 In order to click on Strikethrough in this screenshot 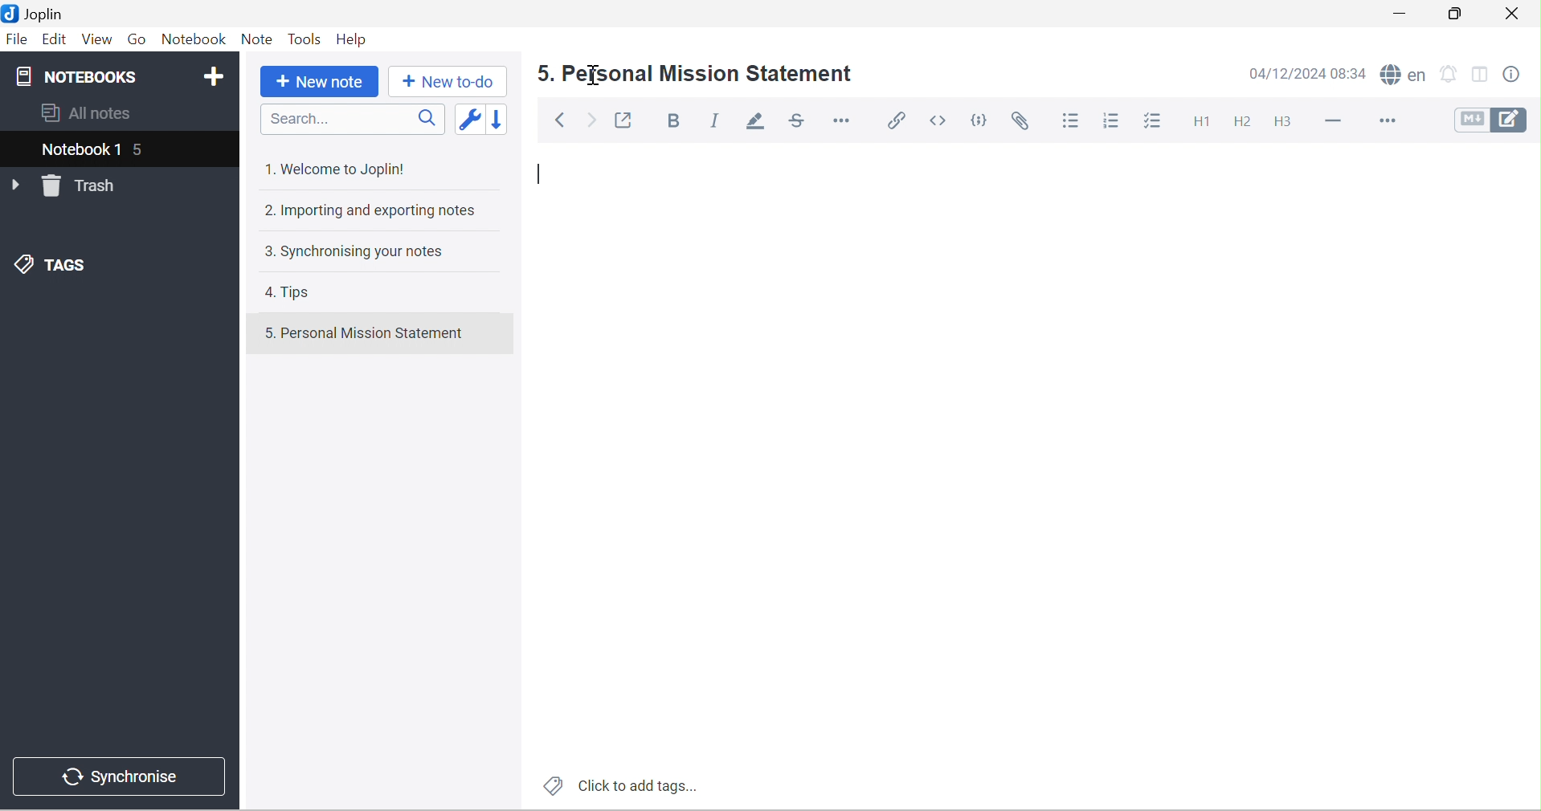, I will do `click(799, 120)`.